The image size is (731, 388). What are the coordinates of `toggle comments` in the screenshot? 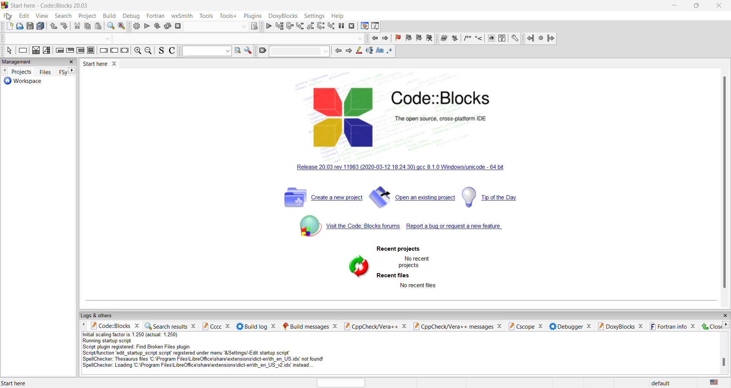 It's located at (173, 51).